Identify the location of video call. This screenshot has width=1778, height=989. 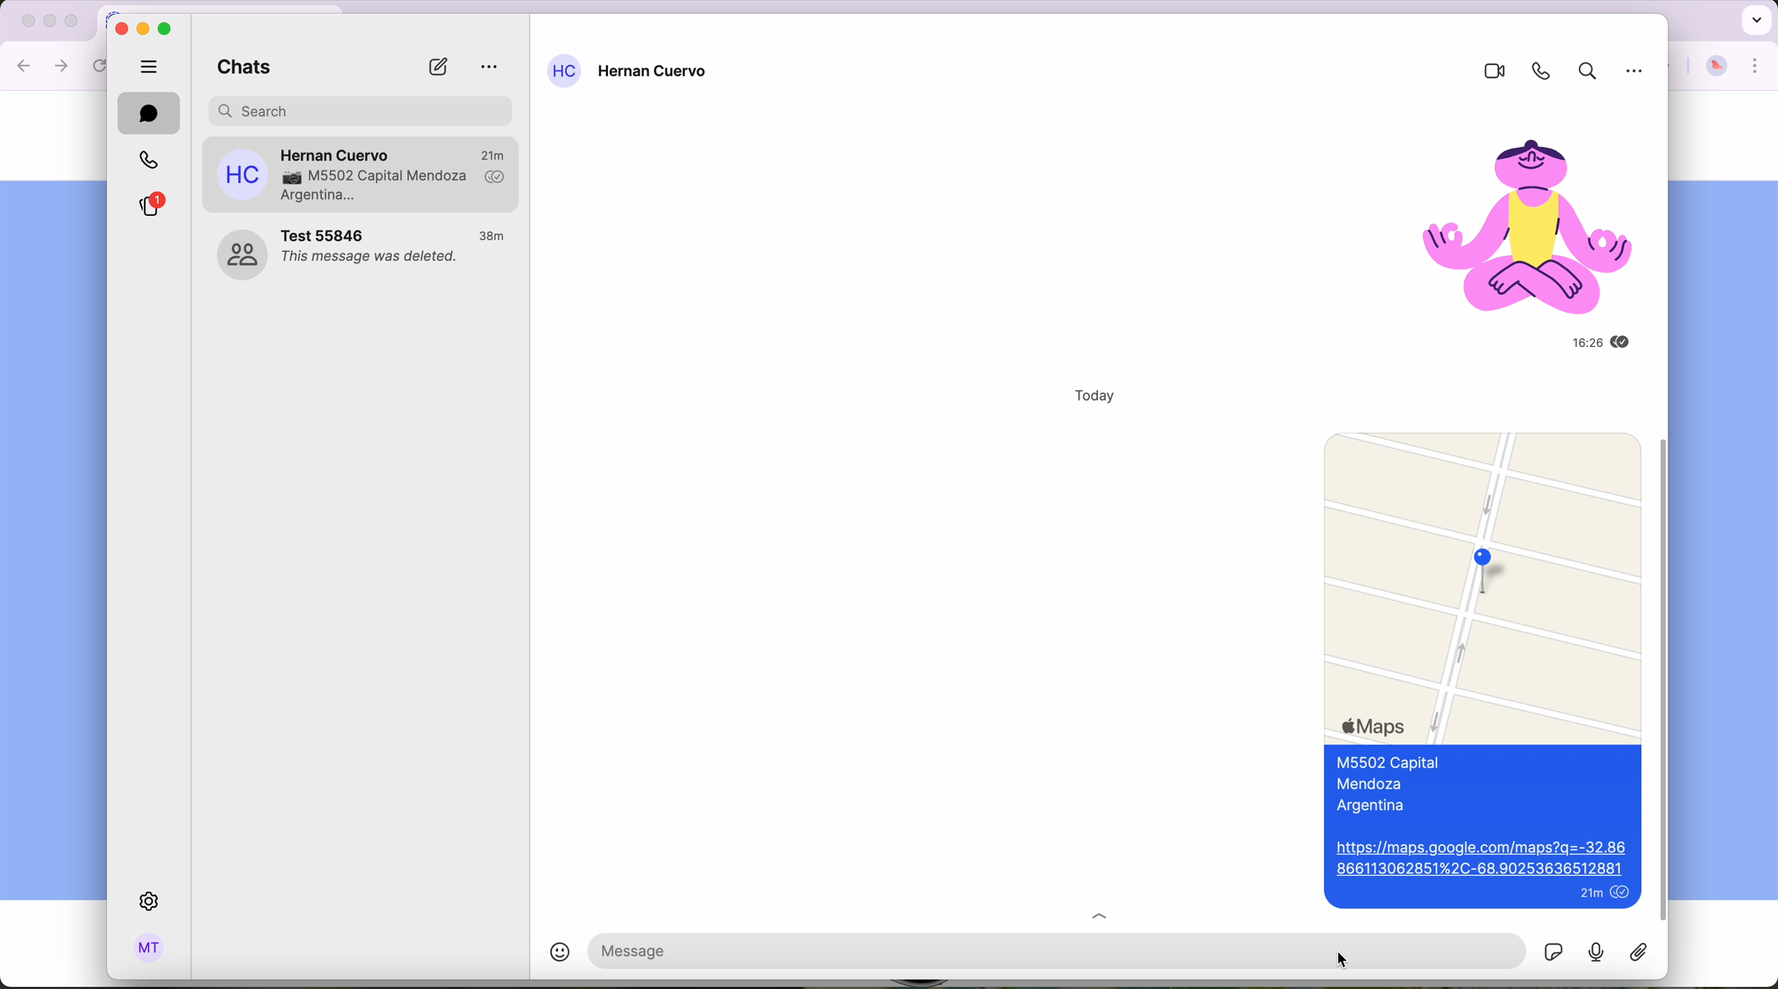
(1488, 72).